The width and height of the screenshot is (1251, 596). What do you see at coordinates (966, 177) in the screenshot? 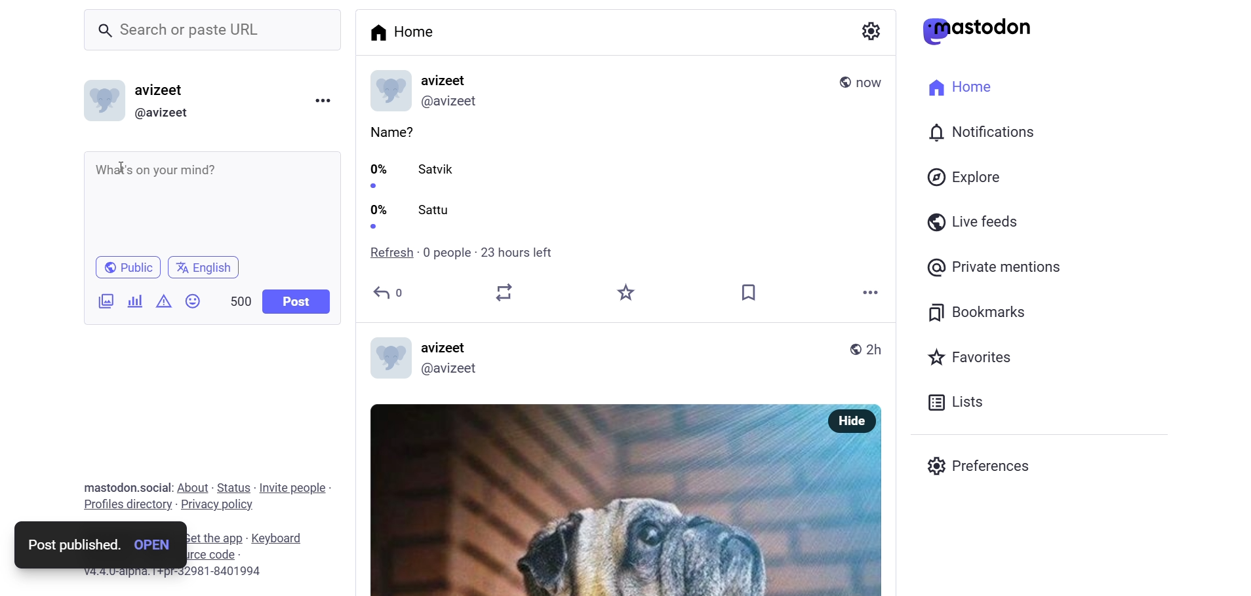
I see `explore` at bounding box center [966, 177].